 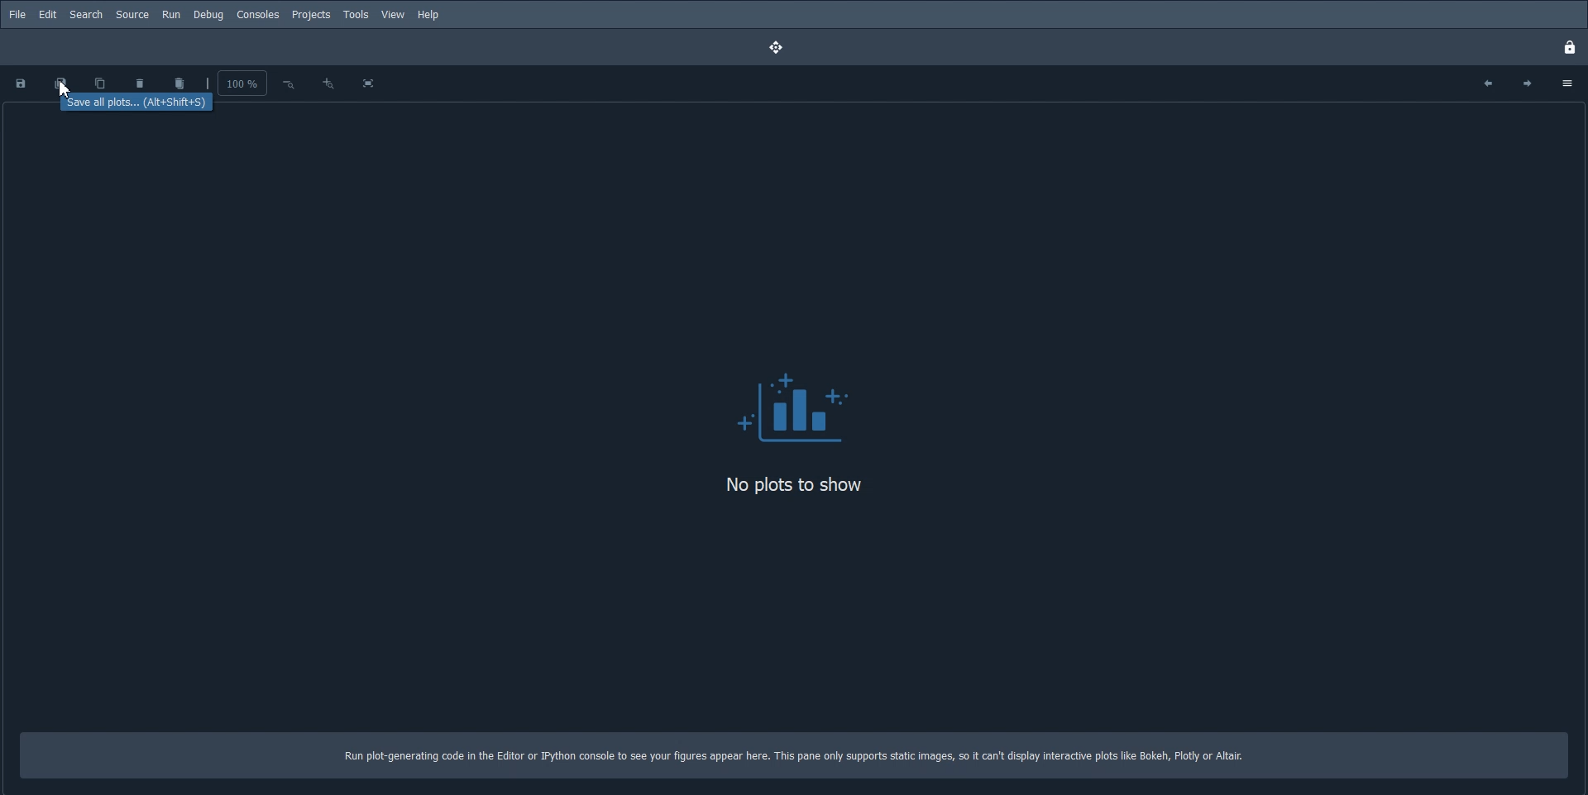 What do you see at coordinates (1570, 83) in the screenshot?
I see `Option` at bounding box center [1570, 83].